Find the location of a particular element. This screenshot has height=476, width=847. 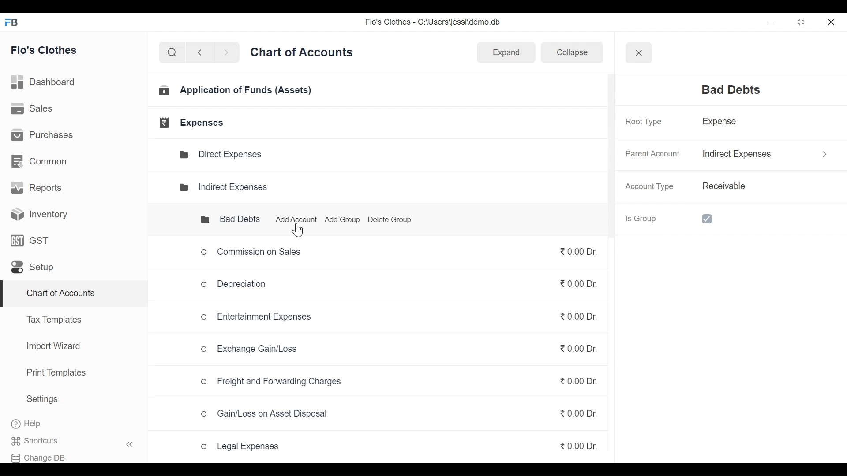

₹0.00 Dr. is located at coordinates (572, 384).